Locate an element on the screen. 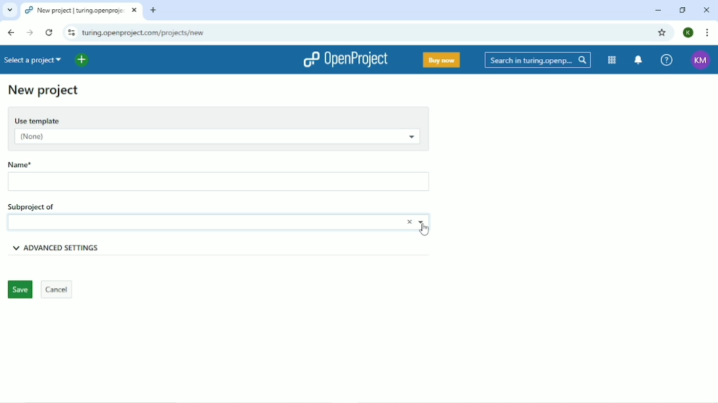 The width and height of the screenshot is (718, 403). Name box is located at coordinates (220, 182).